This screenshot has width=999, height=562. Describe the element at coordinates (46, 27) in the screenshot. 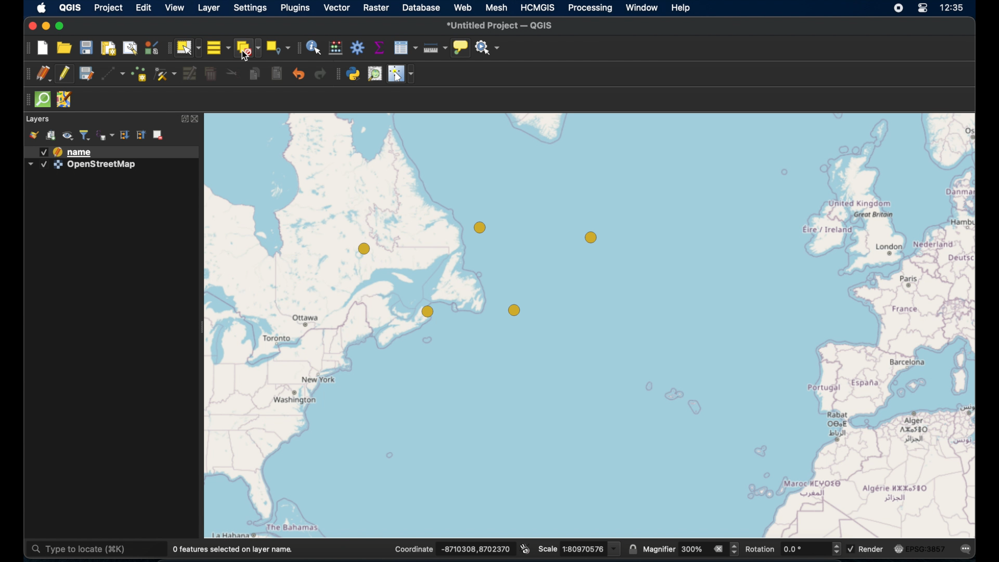

I see `minimize` at that location.